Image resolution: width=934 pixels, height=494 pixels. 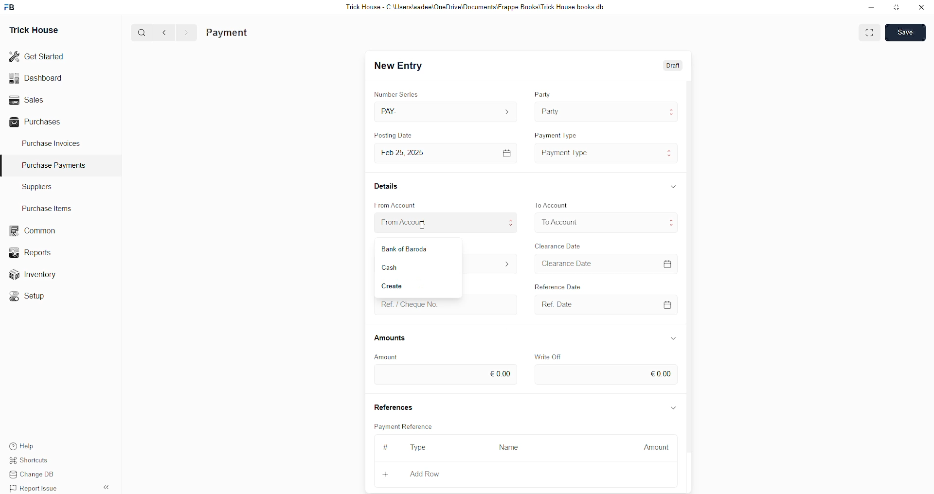 I want to click on From Account, so click(x=409, y=223).